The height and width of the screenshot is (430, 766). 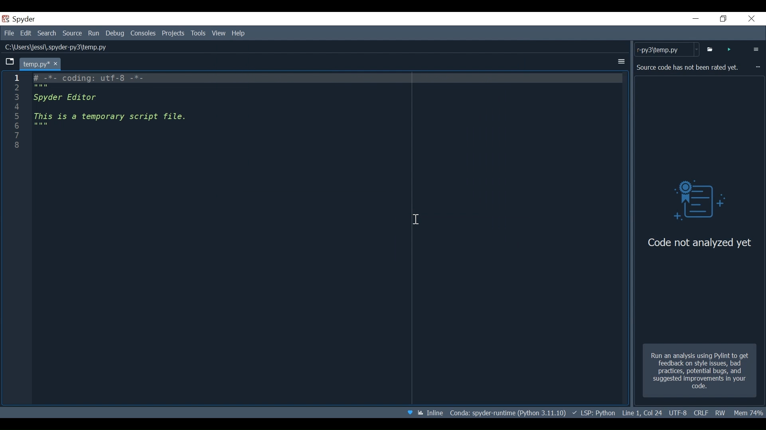 I want to click on Run, so click(x=95, y=33).